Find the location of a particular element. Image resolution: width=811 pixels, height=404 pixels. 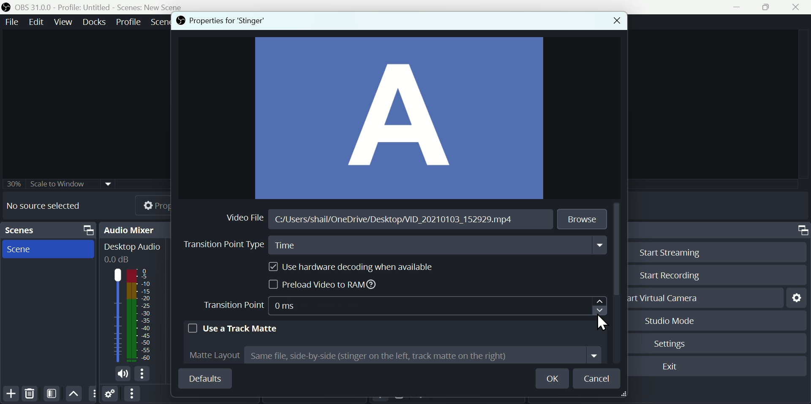

minimise is located at coordinates (740, 7).